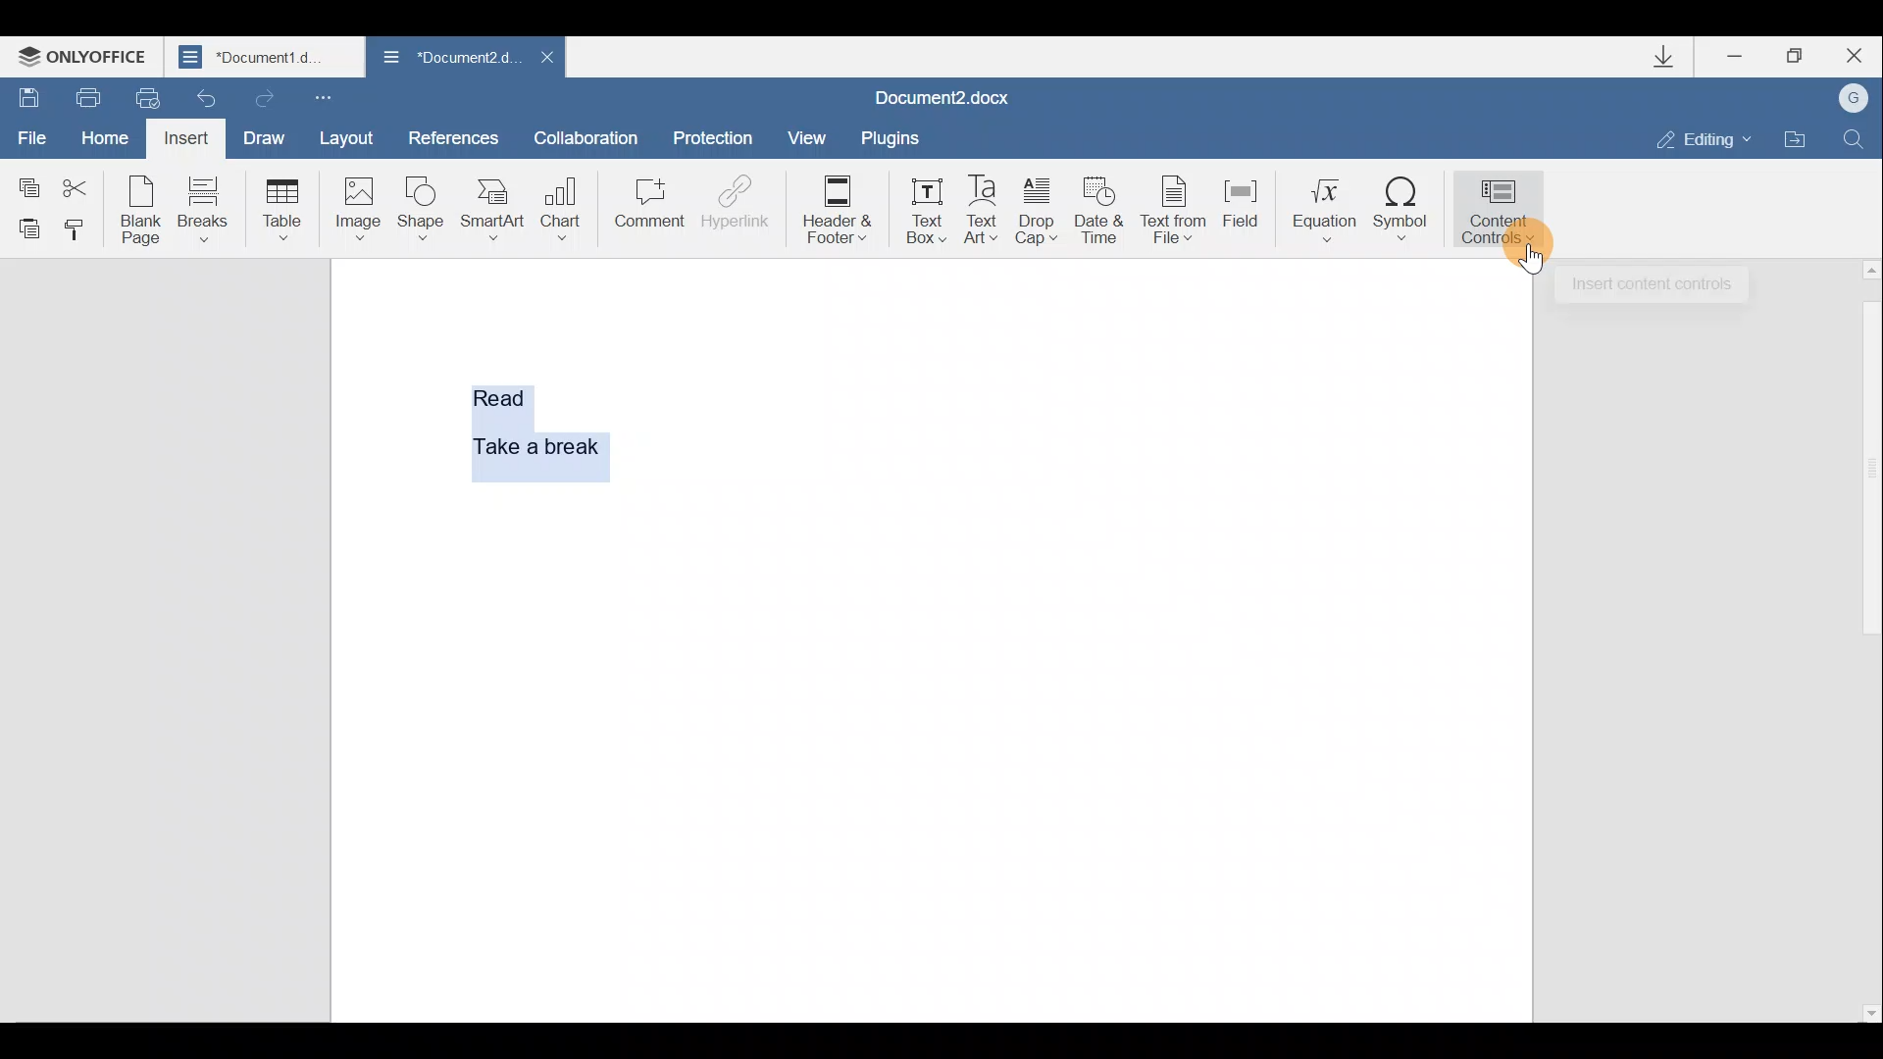  I want to click on Maximize, so click(1803, 55).